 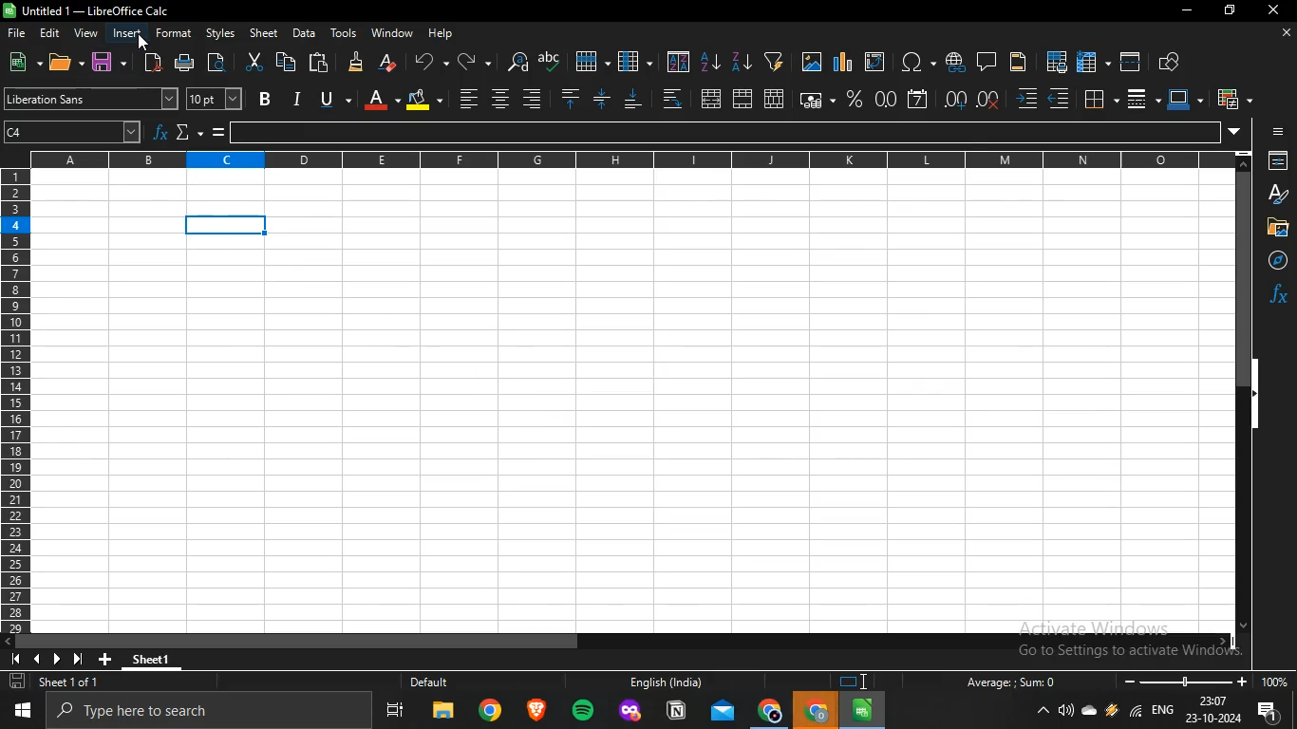 What do you see at coordinates (19, 61) in the screenshot?
I see `new ` at bounding box center [19, 61].